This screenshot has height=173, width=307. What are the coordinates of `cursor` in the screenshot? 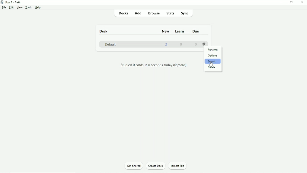 It's located at (212, 63).